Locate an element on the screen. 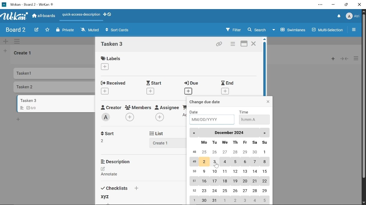 The width and height of the screenshot is (366, 205). previous month is located at coordinates (194, 134).